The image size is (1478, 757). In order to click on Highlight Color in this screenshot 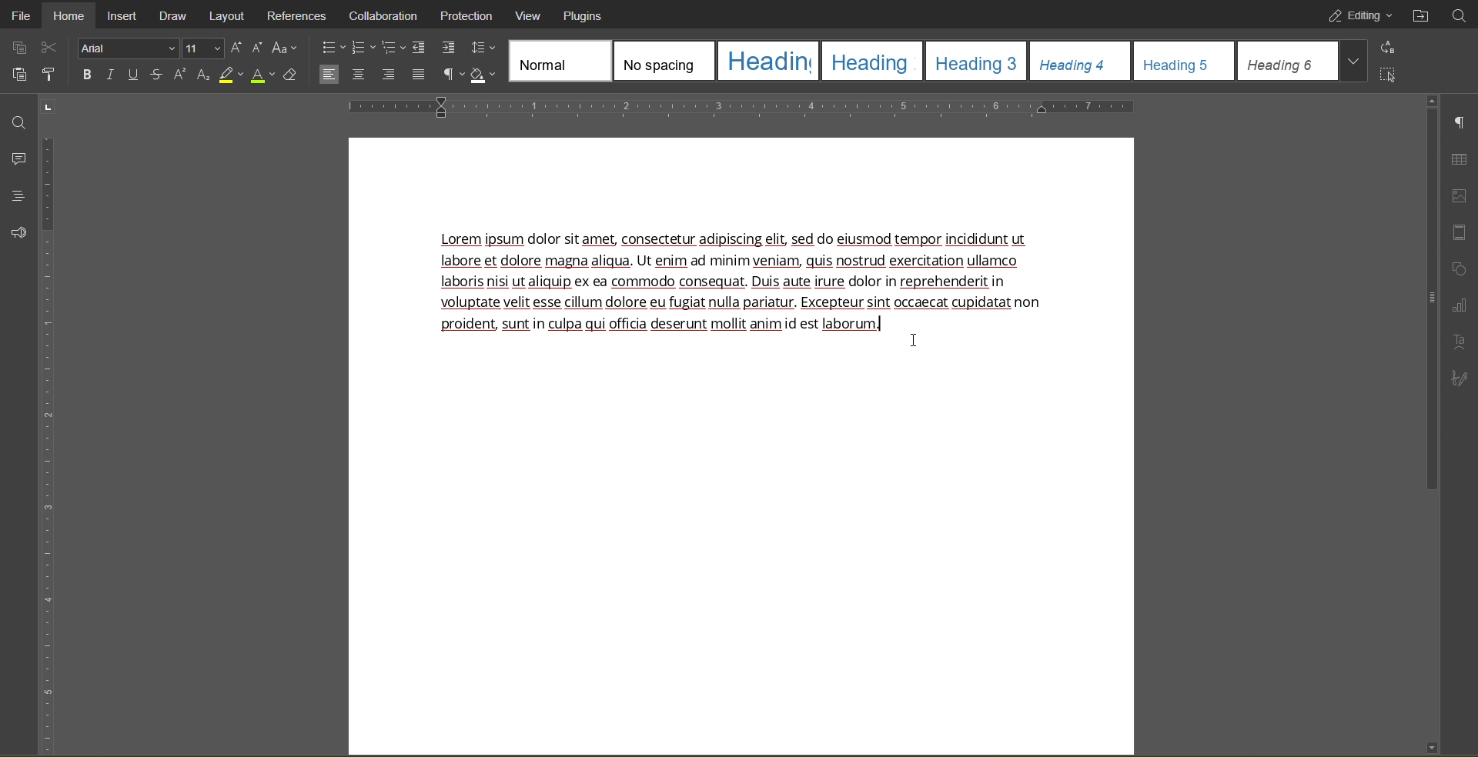, I will do `click(232, 75)`.